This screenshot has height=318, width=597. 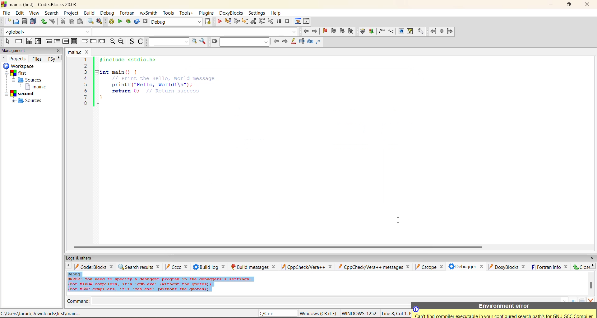 I want to click on cursor, so click(x=10, y=16).